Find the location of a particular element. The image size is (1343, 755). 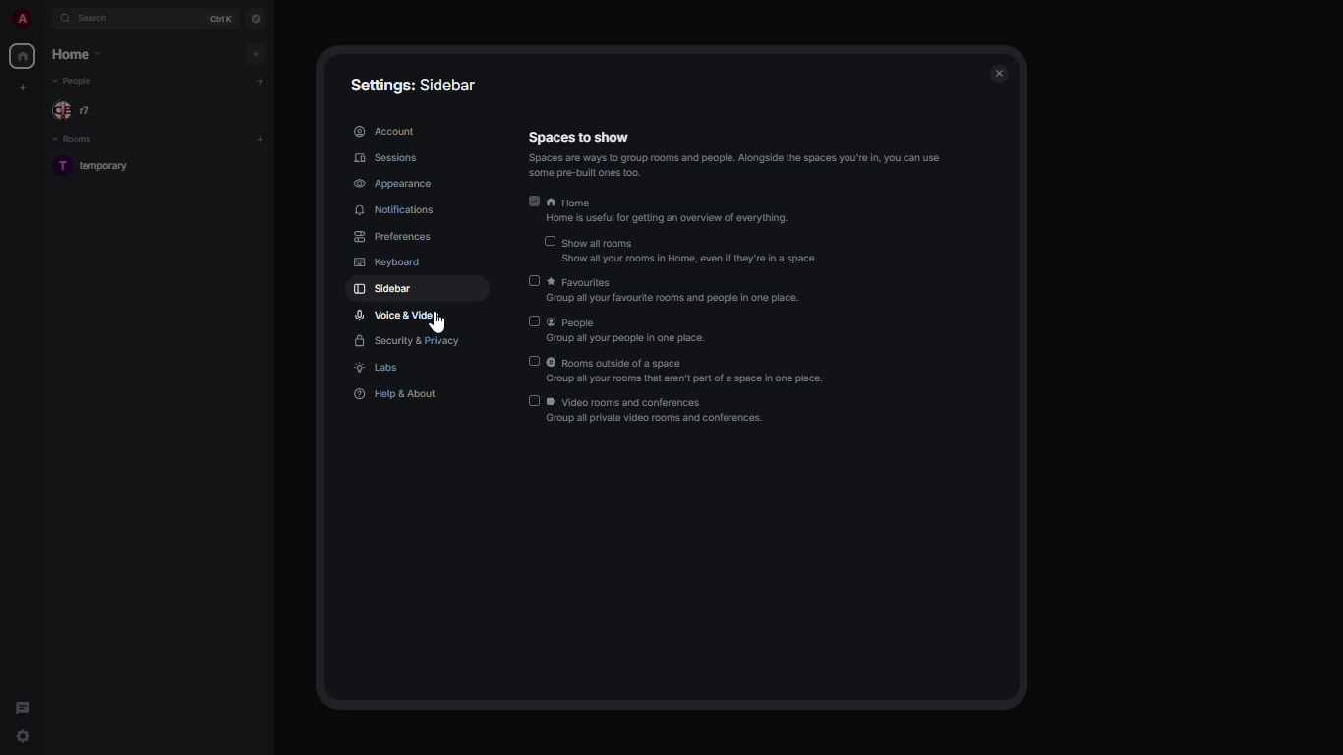

profile is located at coordinates (19, 19).